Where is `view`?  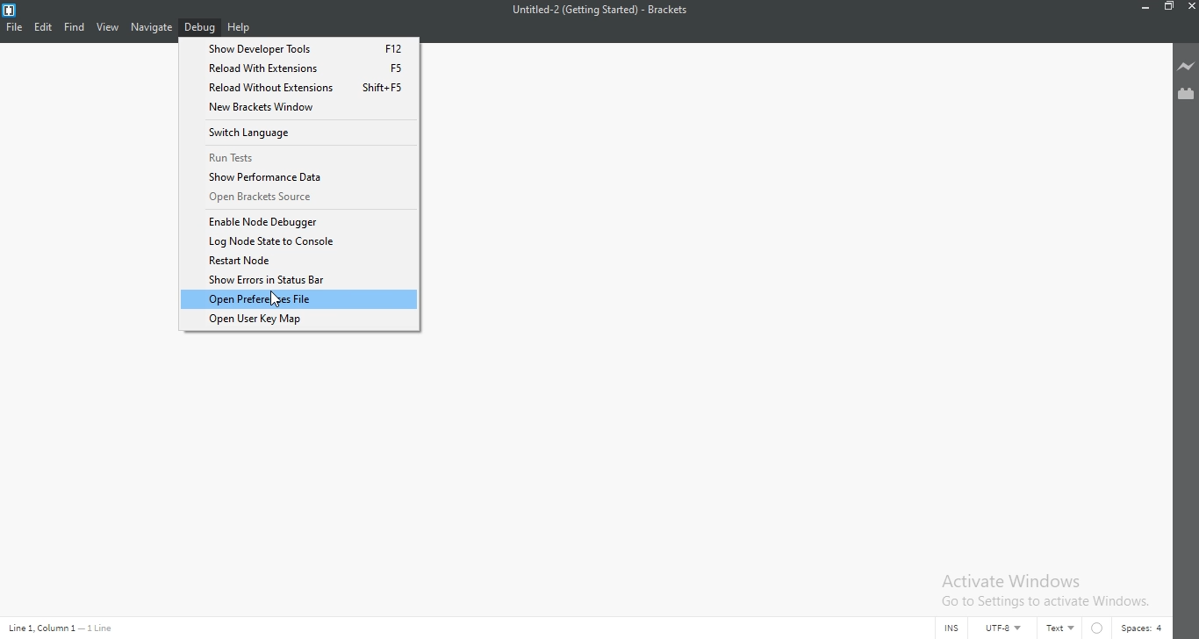
view is located at coordinates (107, 27).